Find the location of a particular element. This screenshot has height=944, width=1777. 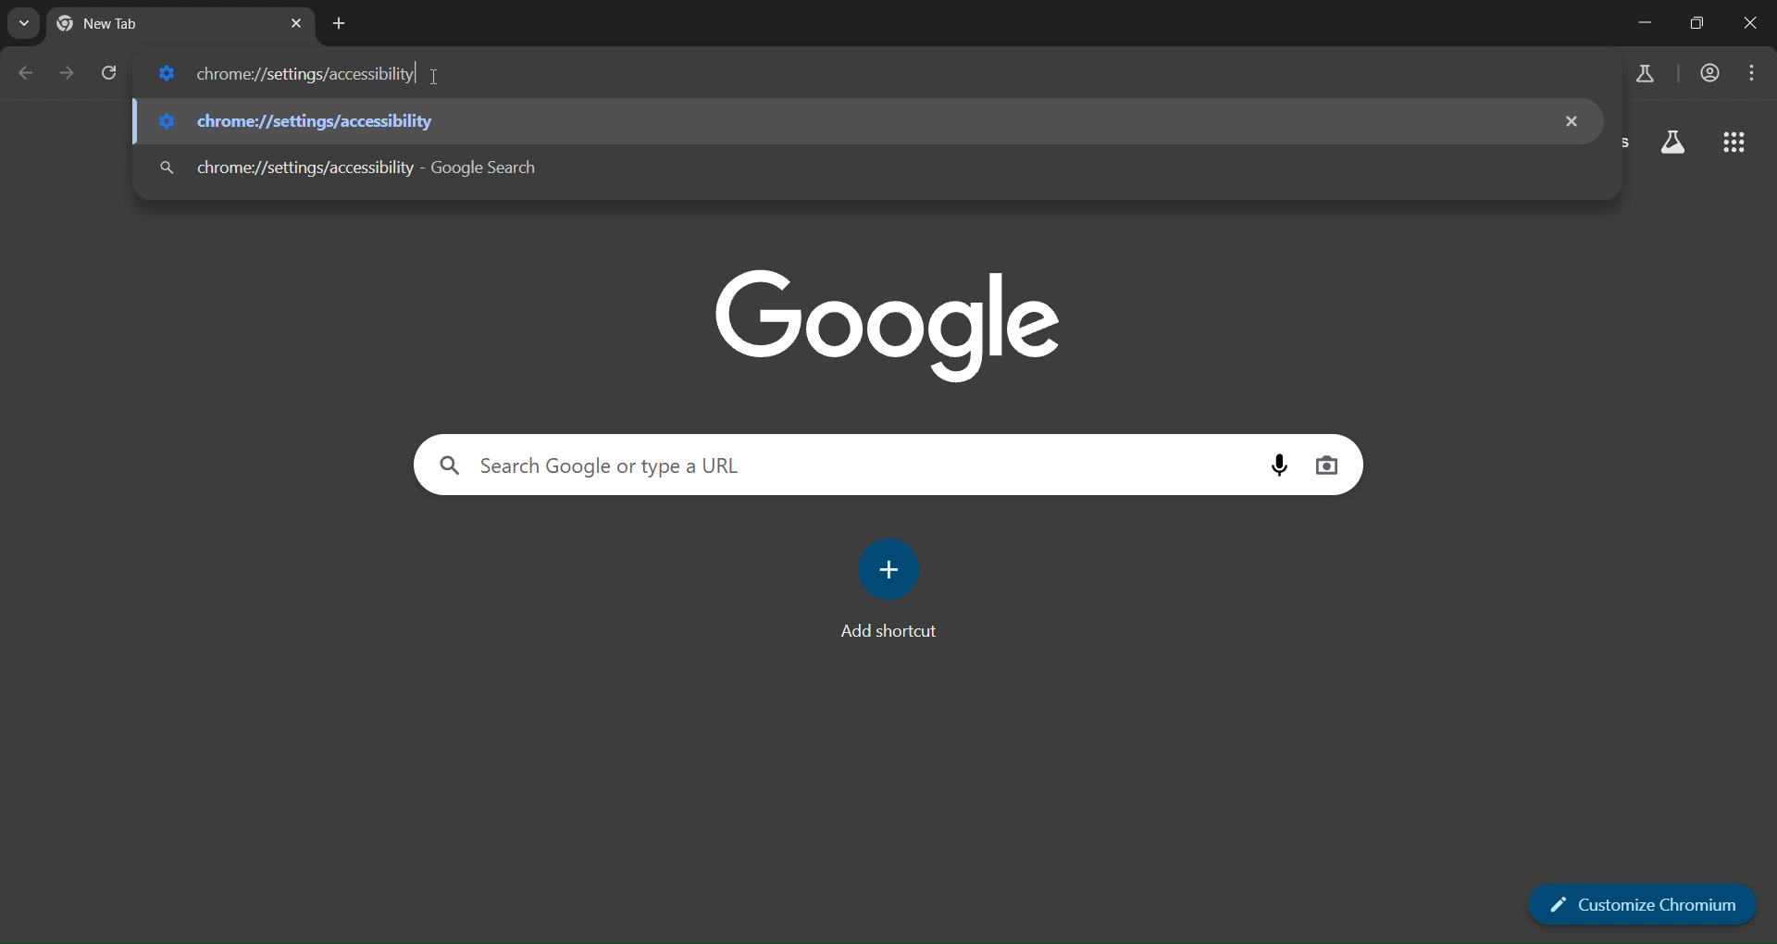

close tab is located at coordinates (296, 25).